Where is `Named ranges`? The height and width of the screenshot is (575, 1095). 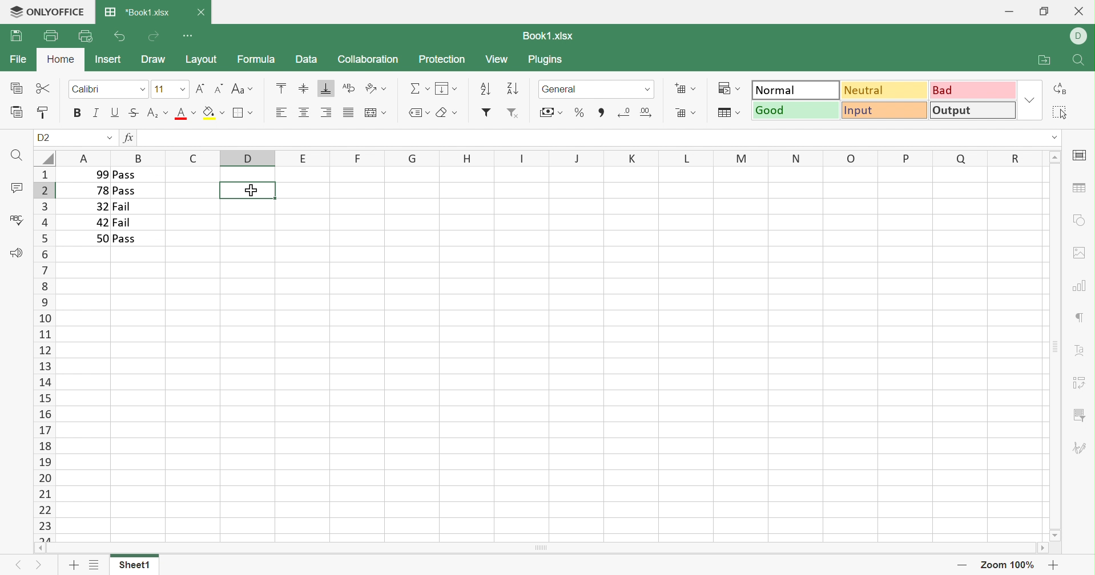
Named ranges is located at coordinates (417, 112).